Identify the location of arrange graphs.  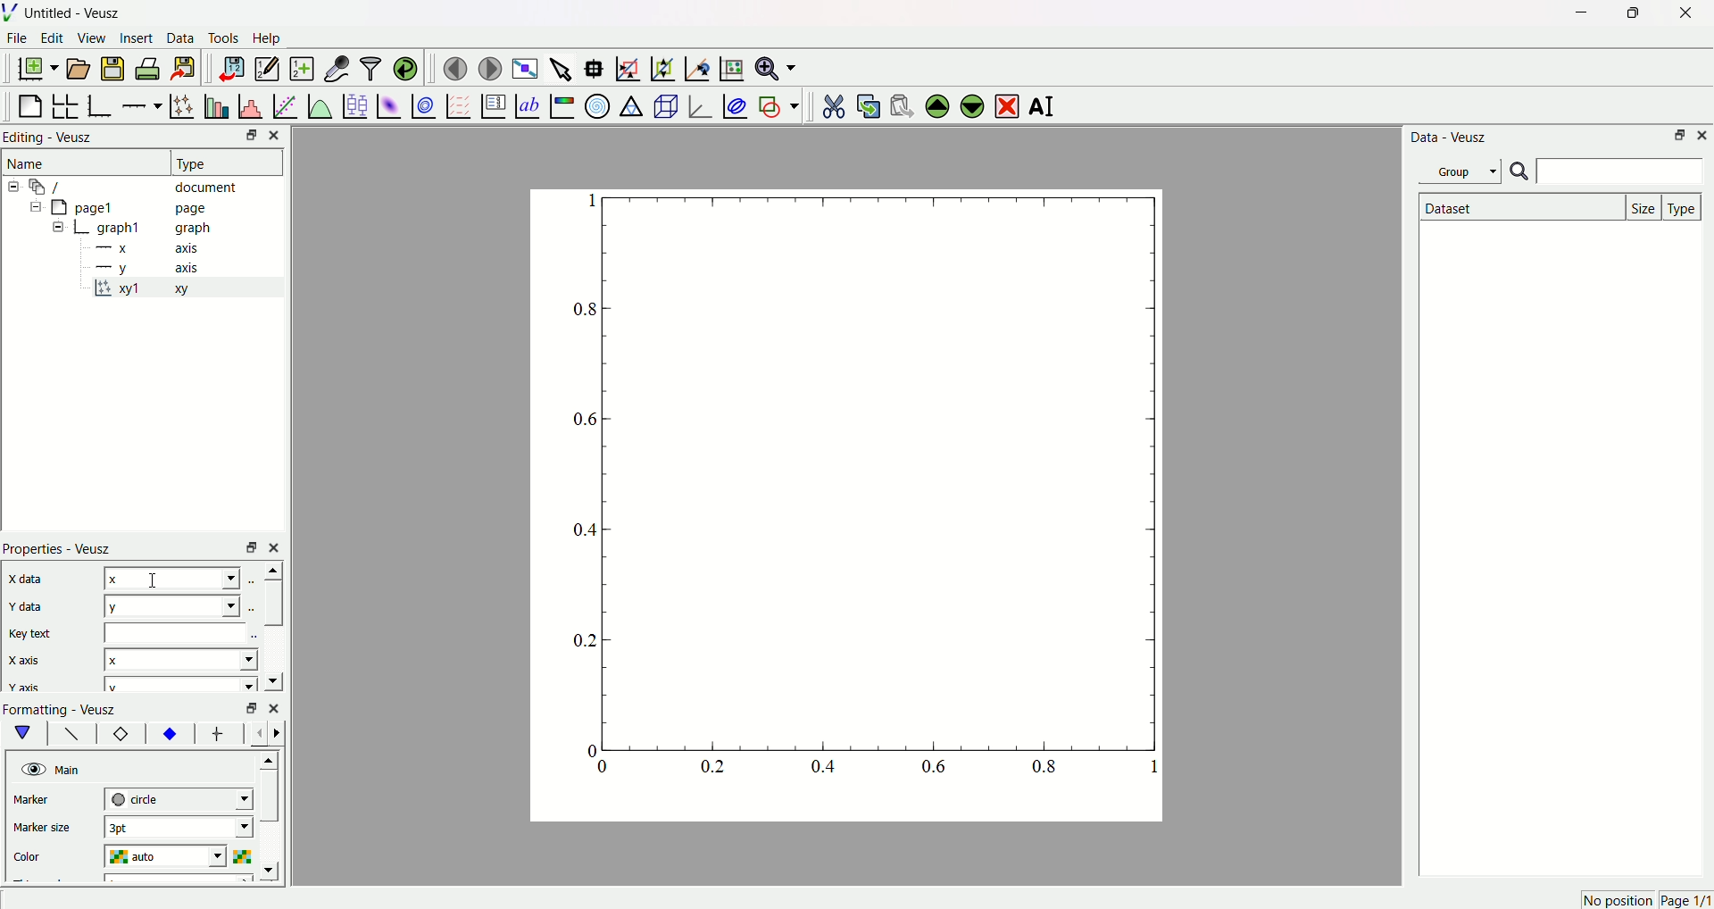
(68, 104).